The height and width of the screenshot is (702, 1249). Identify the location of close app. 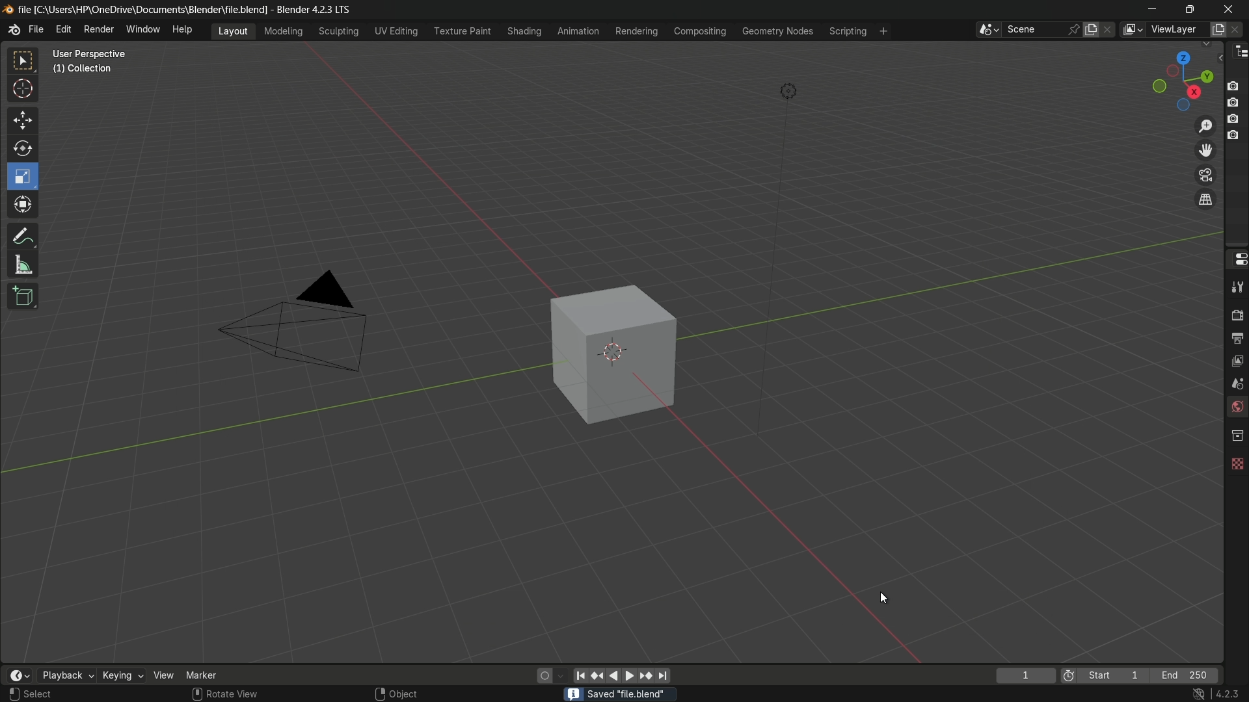
(1229, 8).